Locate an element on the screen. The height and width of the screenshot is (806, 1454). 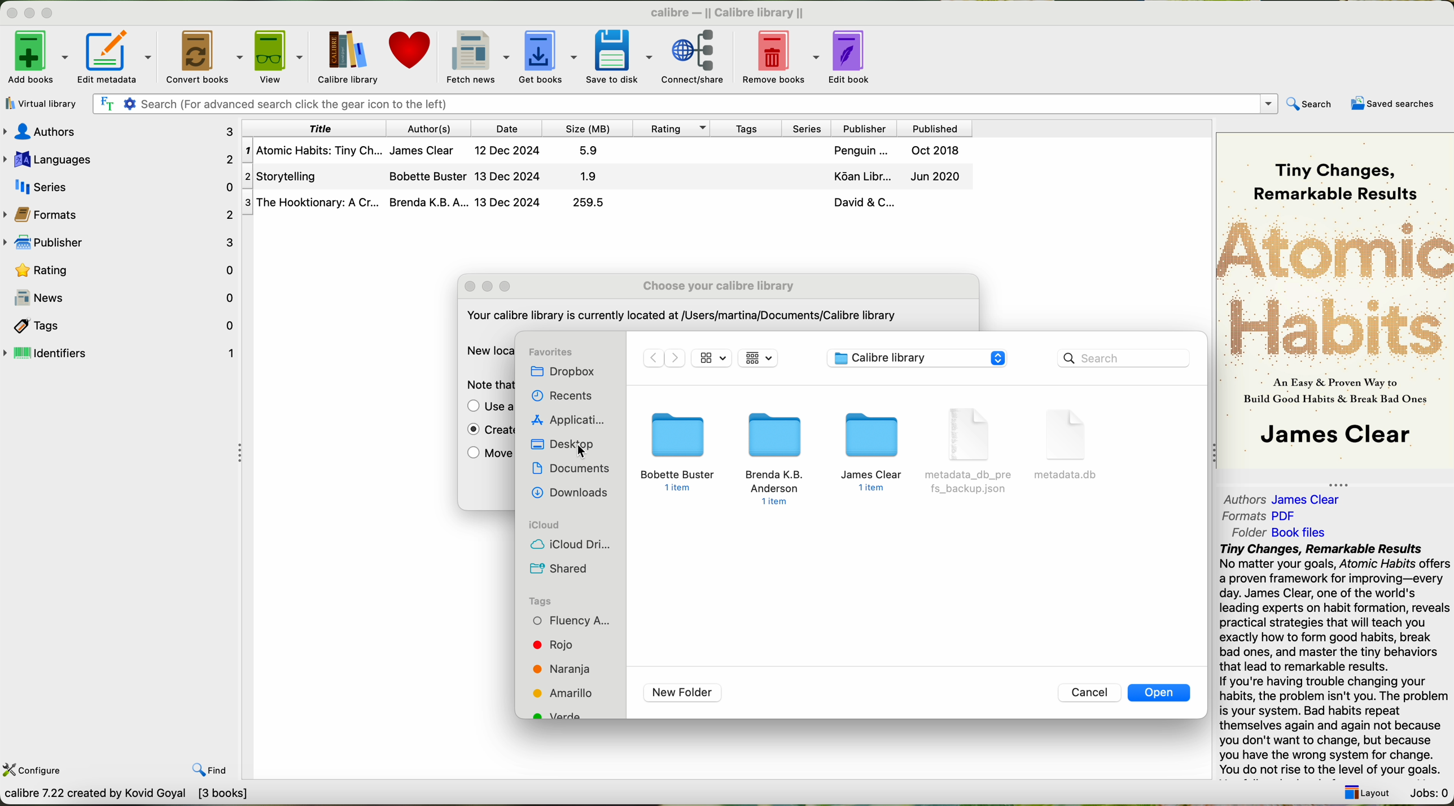
file is located at coordinates (971, 452).